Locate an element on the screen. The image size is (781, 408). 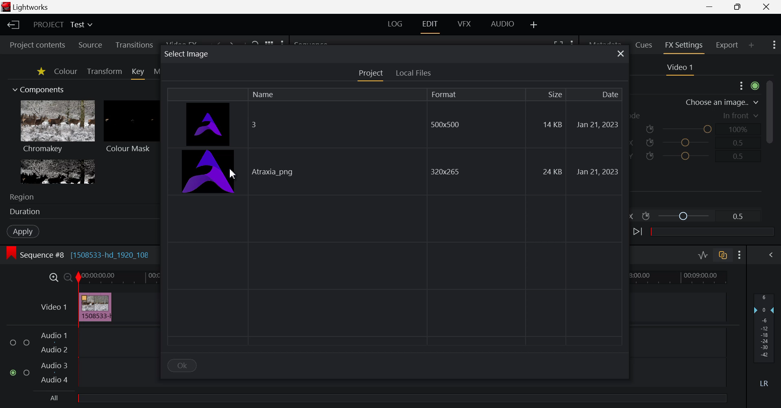
checkbox is located at coordinates (13, 341).